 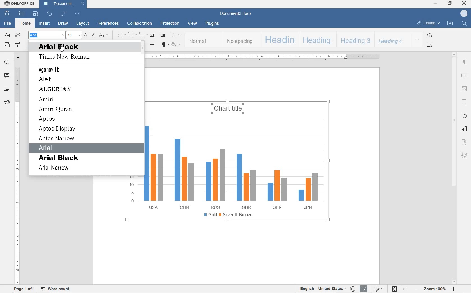 What do you see at coordinates (57, 89) in the screenshot?
I see `ALGERIAN` at bounding box center [57, 89].